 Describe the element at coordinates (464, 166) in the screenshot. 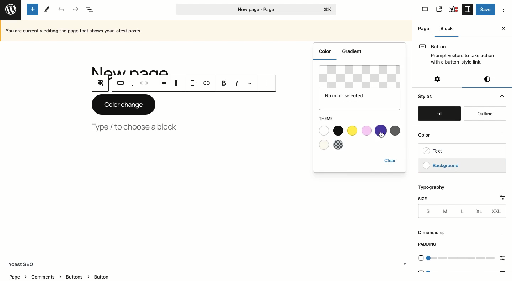

I see `Background` at that location.